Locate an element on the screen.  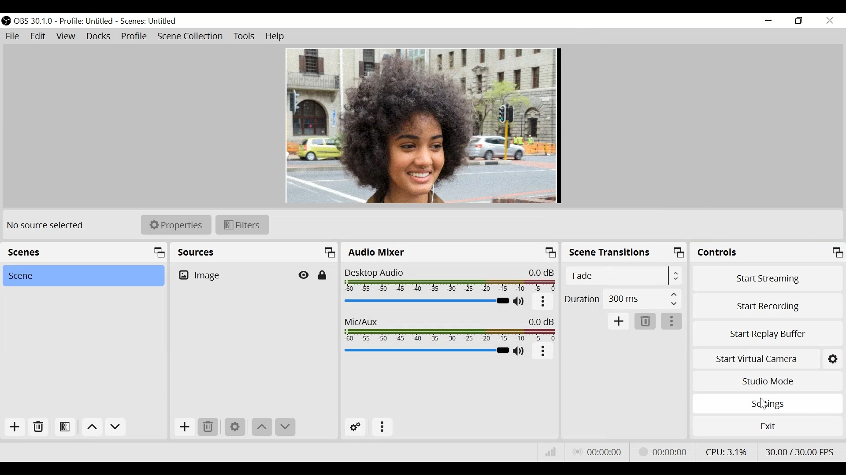
OBS Studio Desktop Icon is located at coordinates (7, 21).